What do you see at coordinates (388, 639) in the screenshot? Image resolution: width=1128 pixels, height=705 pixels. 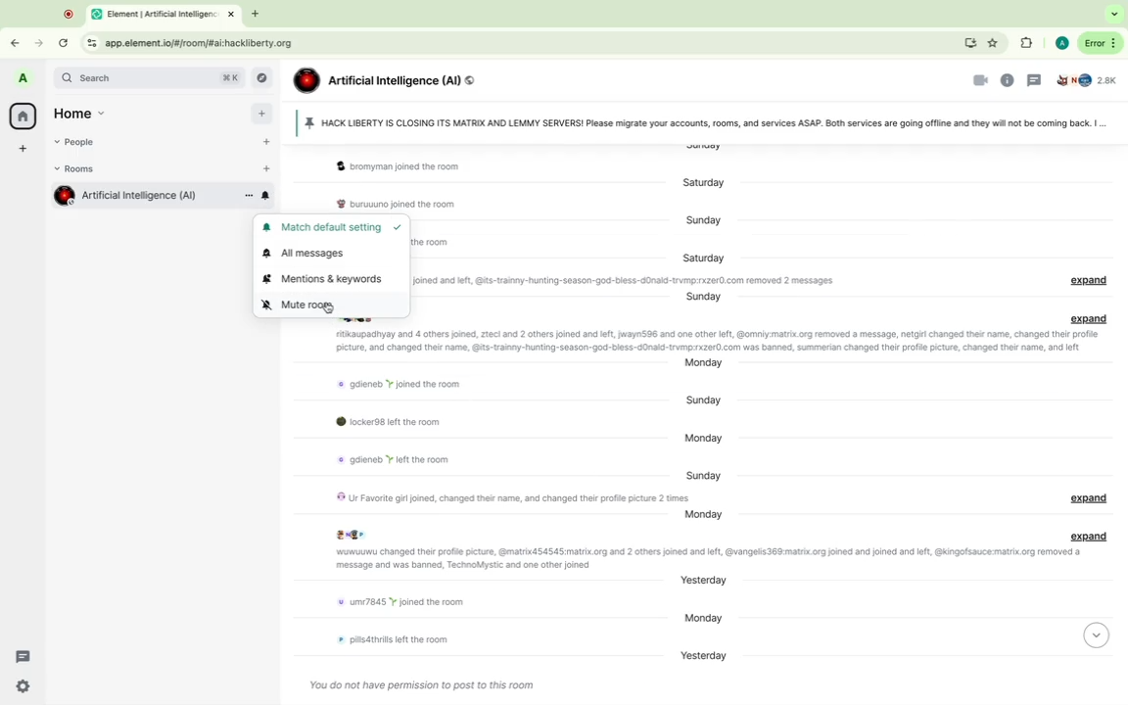 I see `Message` at bounding box center [388, 639].